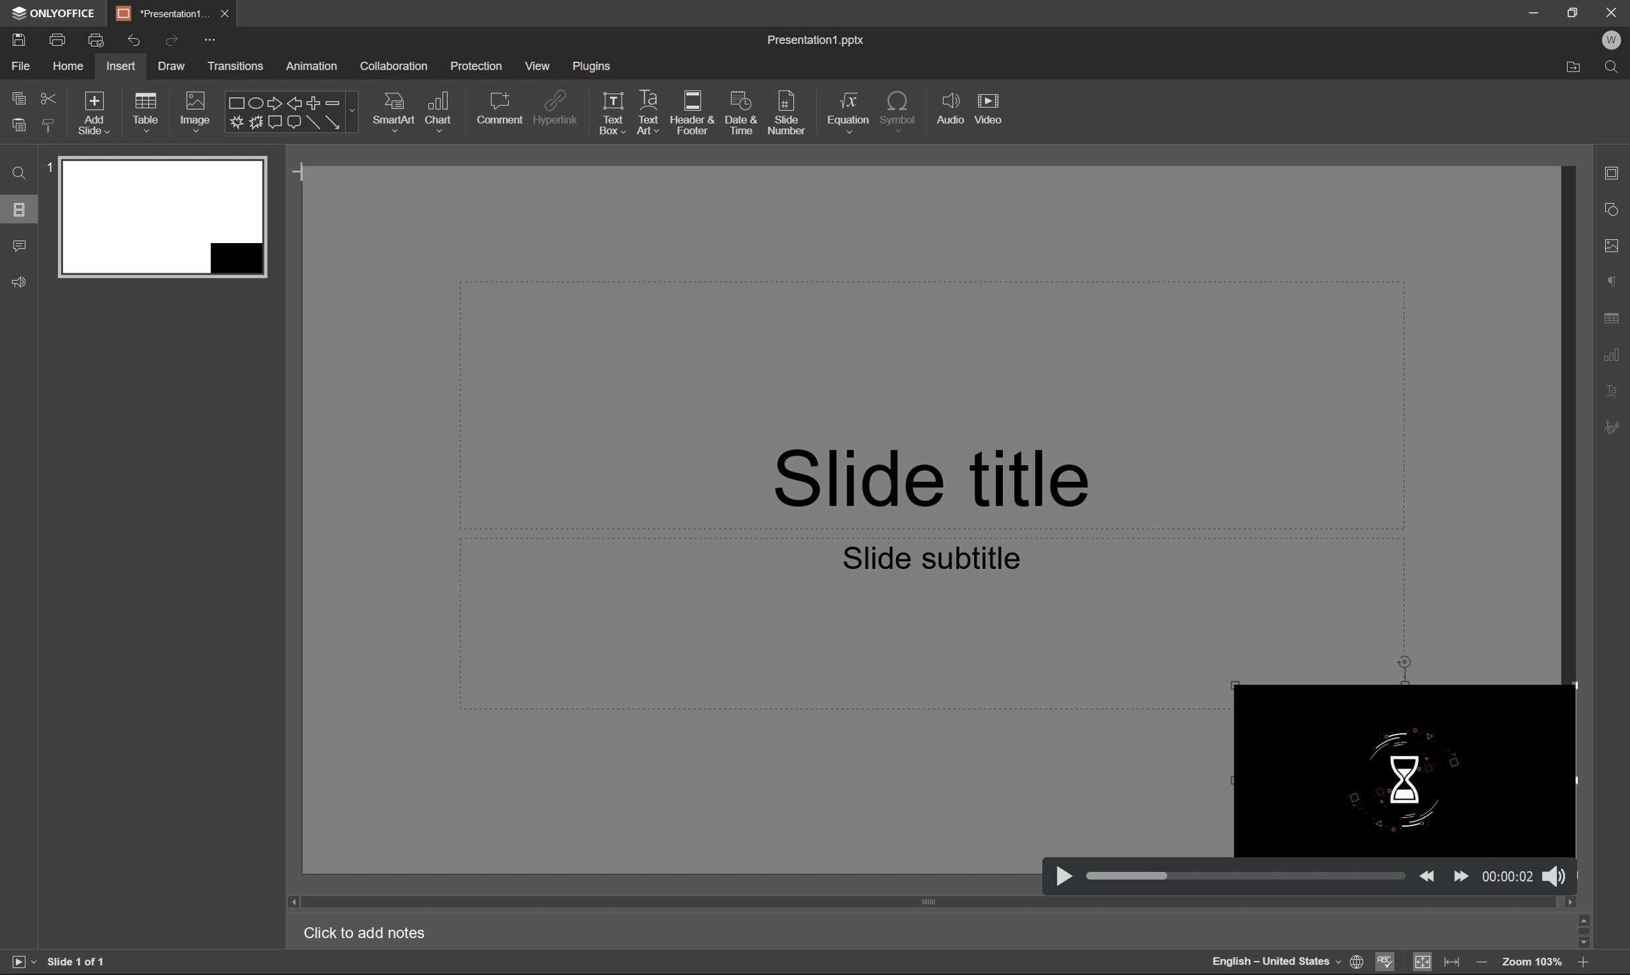 The image size is (1630, 975). Describe the element at coordinates (439, 111) in the screenshot. I see `chart` at that location.